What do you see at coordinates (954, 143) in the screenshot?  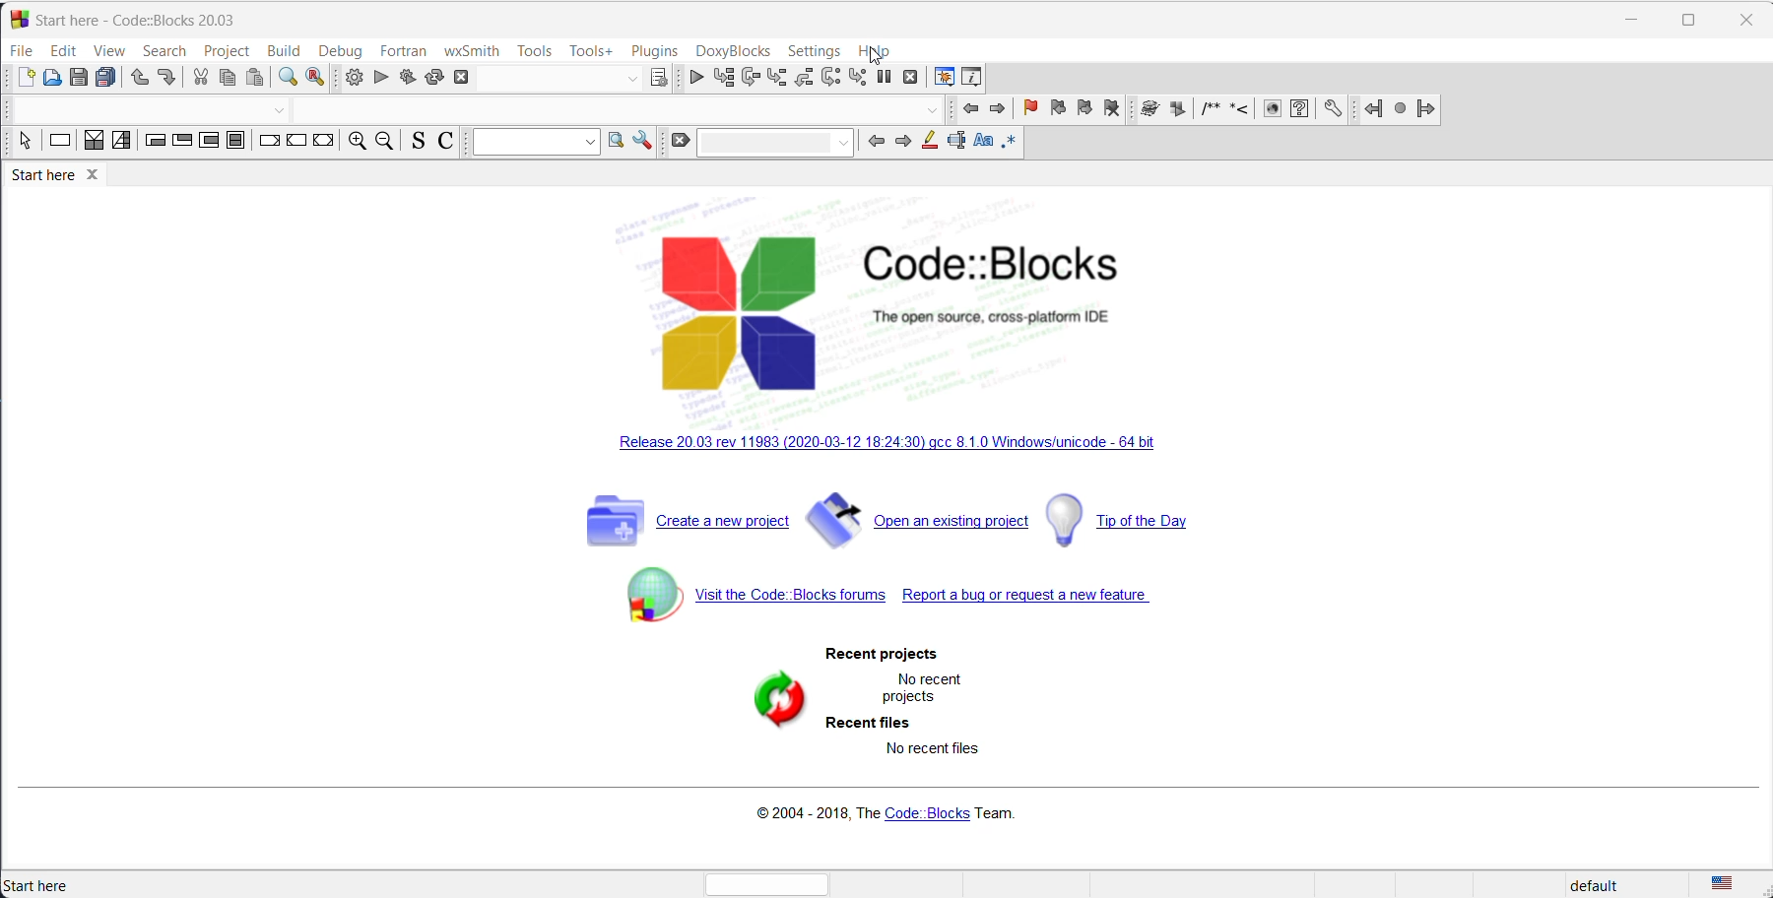 I see `highlight` at bounding box center [954, 143].